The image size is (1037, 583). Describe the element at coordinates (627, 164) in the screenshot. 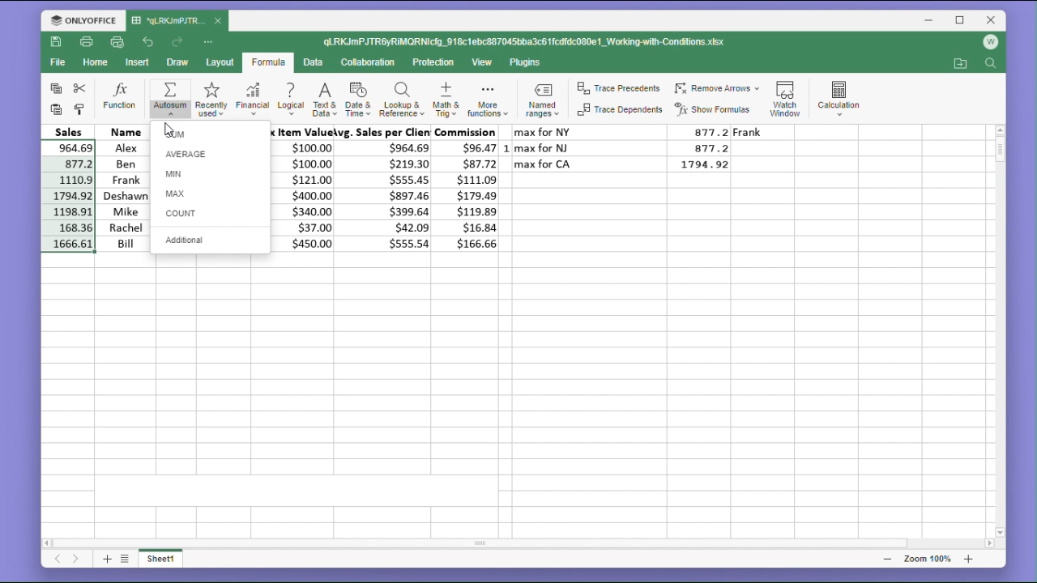

I see `max for CA 1794.92` at that location.